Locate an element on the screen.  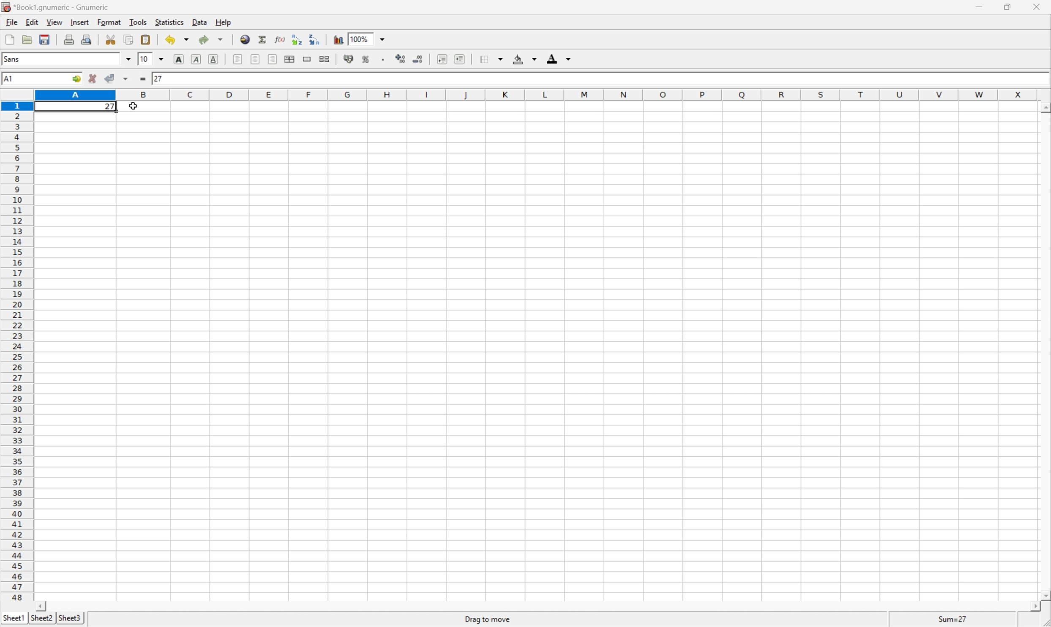
Drop Down is located at coordinates (129, 60).